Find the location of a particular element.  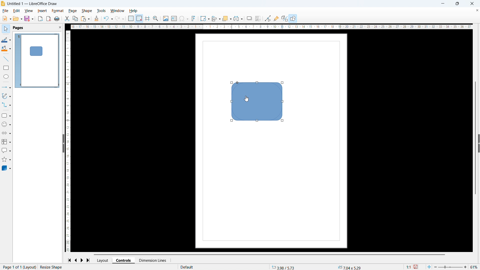

Connectors  is located at coordinates (6, 105).